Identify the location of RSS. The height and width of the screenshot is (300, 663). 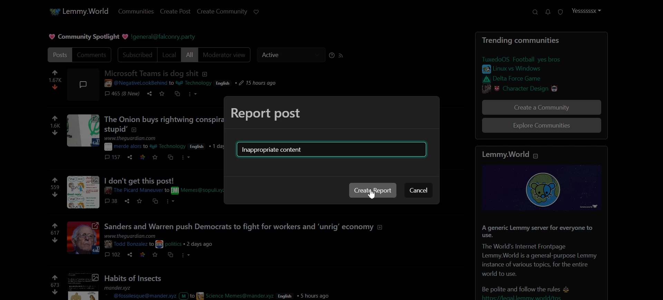
(342, 55).